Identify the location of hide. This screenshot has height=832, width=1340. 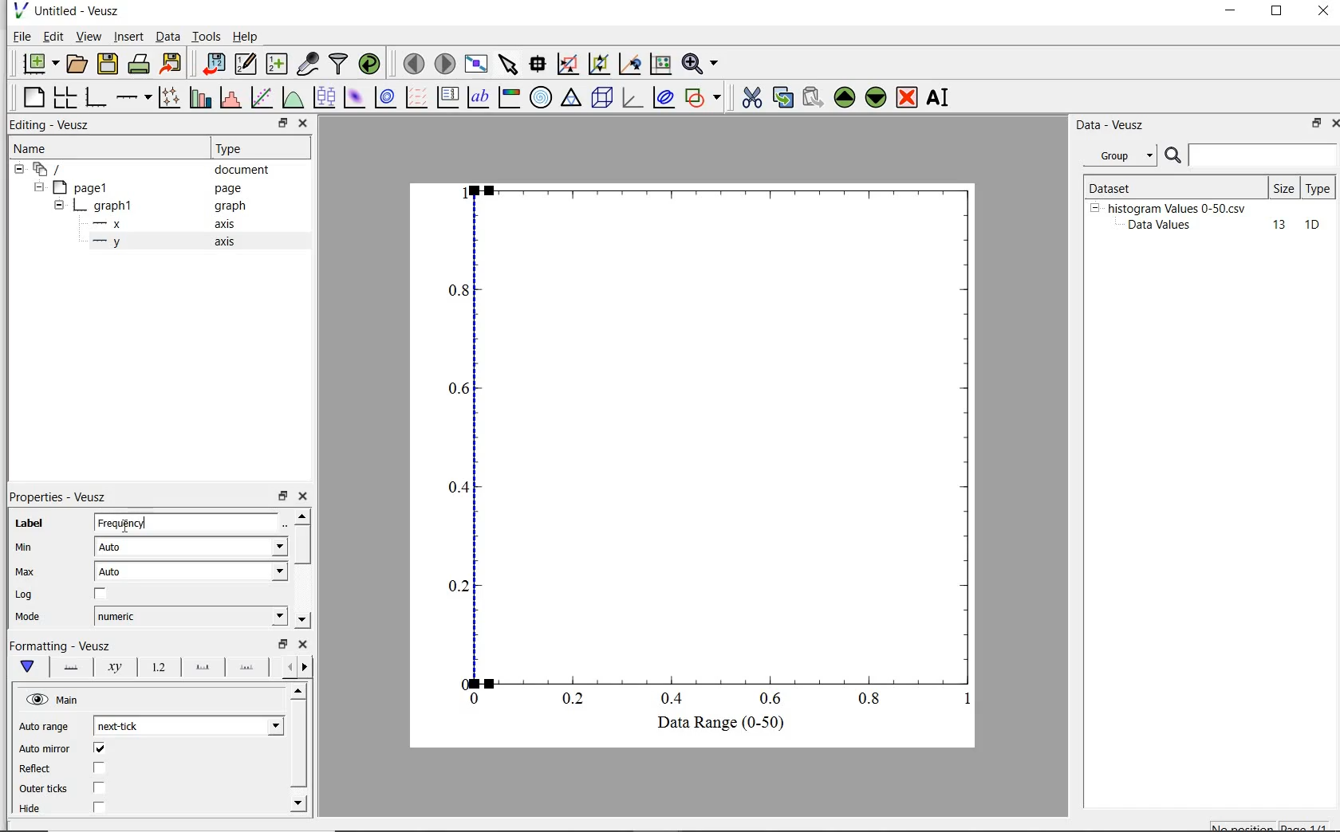
(19, 170).